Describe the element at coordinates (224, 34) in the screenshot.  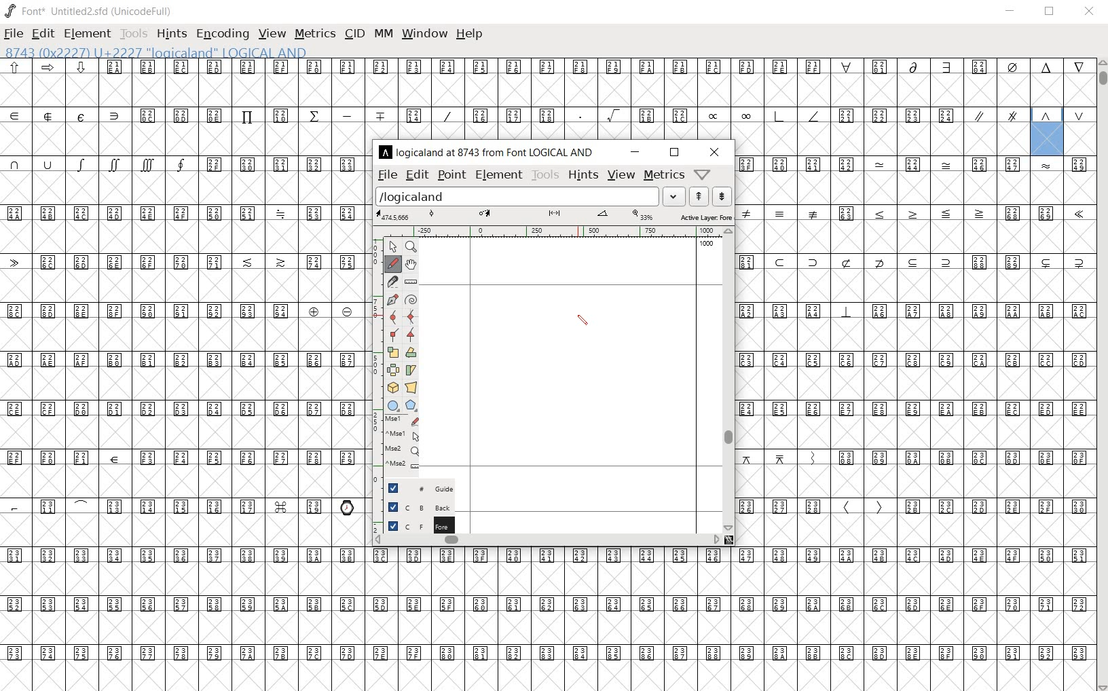
I see `encoding` at that location.